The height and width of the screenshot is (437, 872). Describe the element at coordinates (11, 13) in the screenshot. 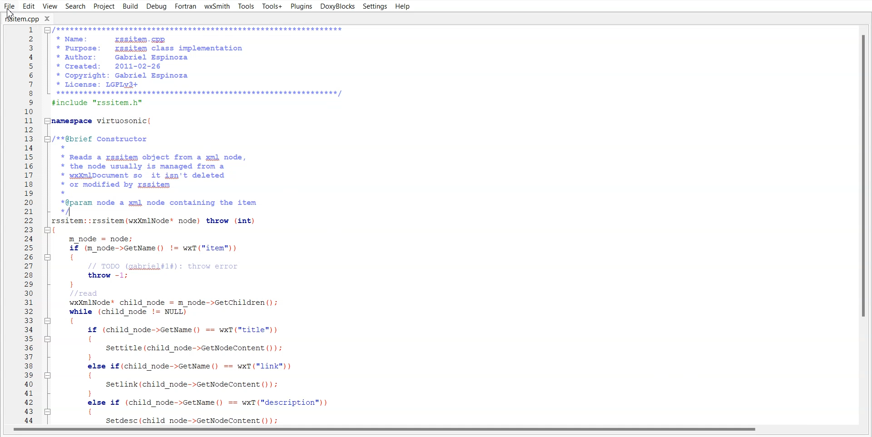

I see `Cursor` at that location.